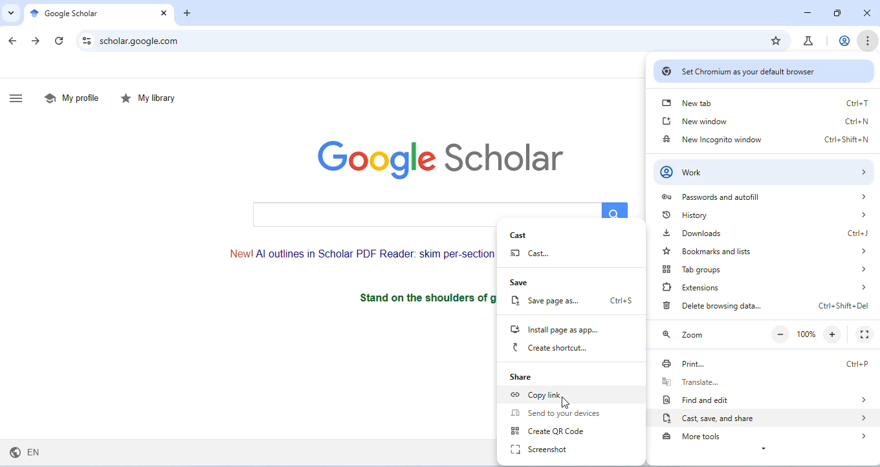 This screenshot has height=467, width=880. What do you see at coordinates (26, 453) in the screenshot?
I see `english` at bounding box center [26, 453].